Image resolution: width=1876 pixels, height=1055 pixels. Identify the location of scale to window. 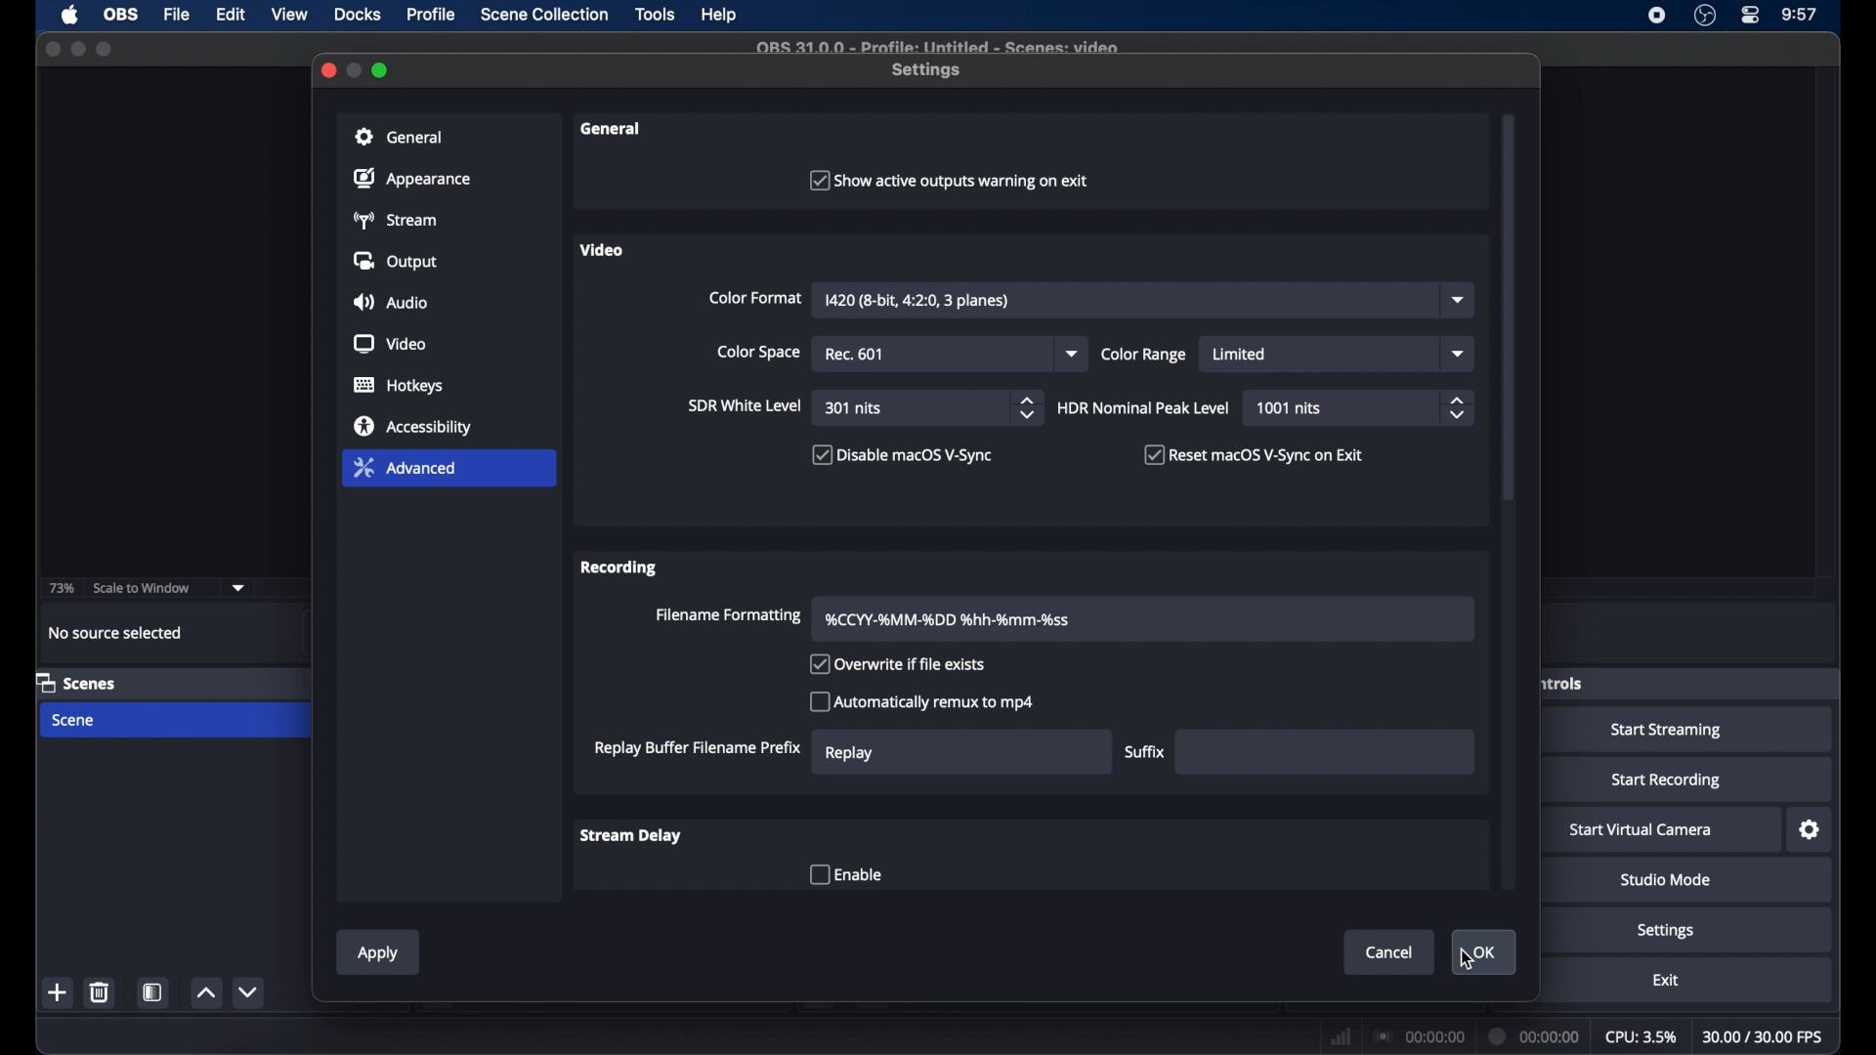
(141, 588).